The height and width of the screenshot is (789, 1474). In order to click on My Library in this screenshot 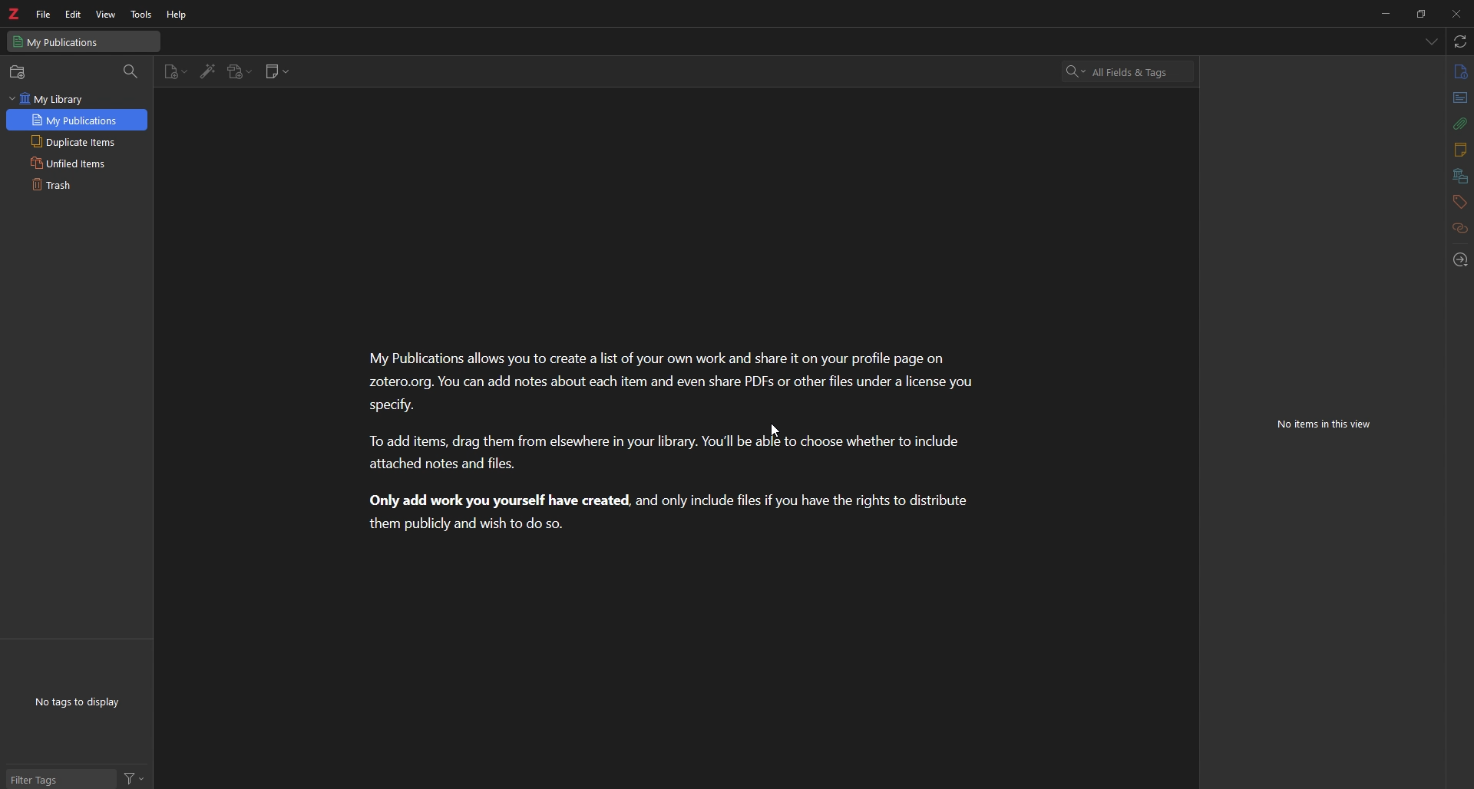, I will do `click(85, 41)`.